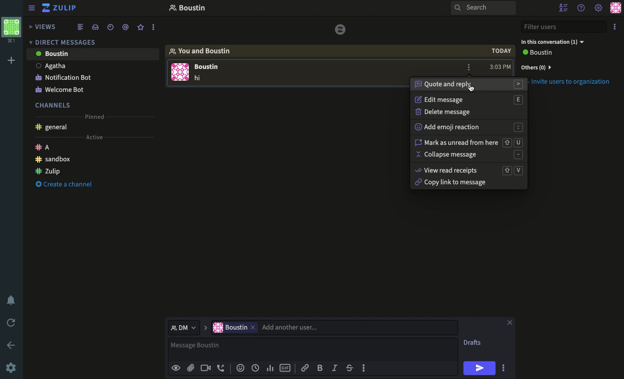 The width and height of the screenshot is (624, 379). What do you see at coordinates (475, 90) in the screenshot?
I see `Mouse Cursor` at bounding box center [475, 90].